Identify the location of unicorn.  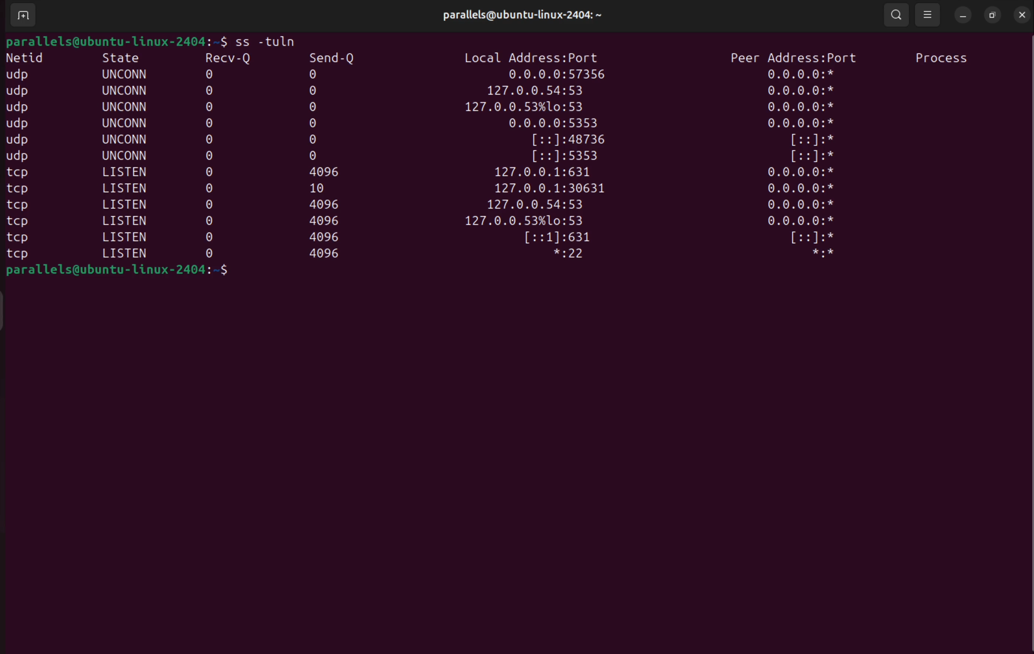
(124, 155).